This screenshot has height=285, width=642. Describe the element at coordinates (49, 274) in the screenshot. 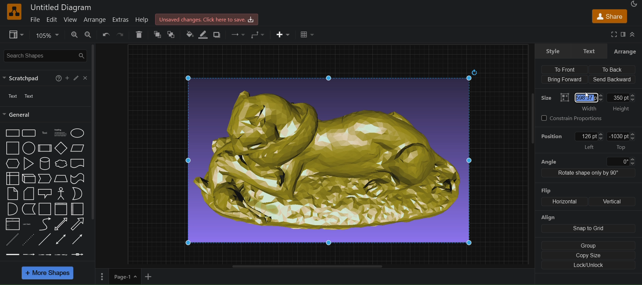

I see `more shapes` at that location.